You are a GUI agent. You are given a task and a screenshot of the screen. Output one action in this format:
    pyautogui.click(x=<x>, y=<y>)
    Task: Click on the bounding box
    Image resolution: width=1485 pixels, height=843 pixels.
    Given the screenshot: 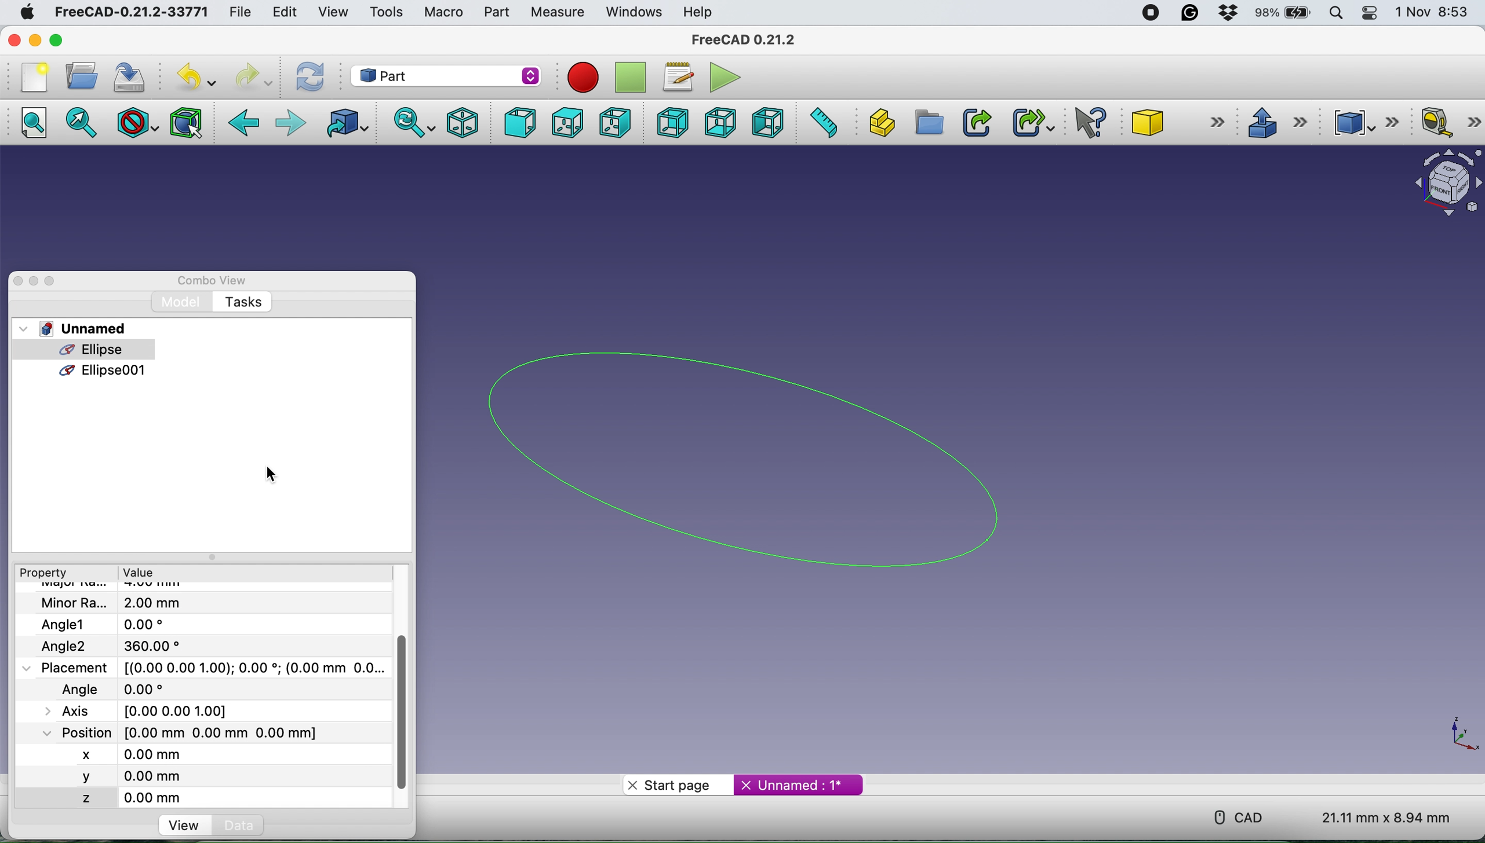 What is the action you would take?
    pyautogui.click(x=184, y=122)
    